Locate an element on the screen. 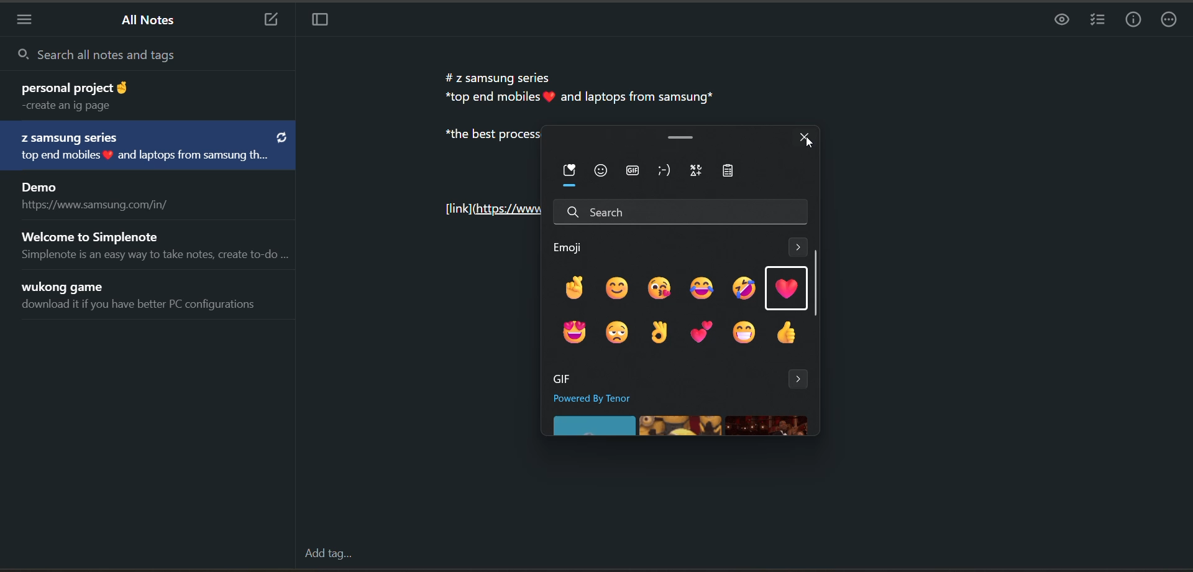  see more is located at coordinates (798, 249).